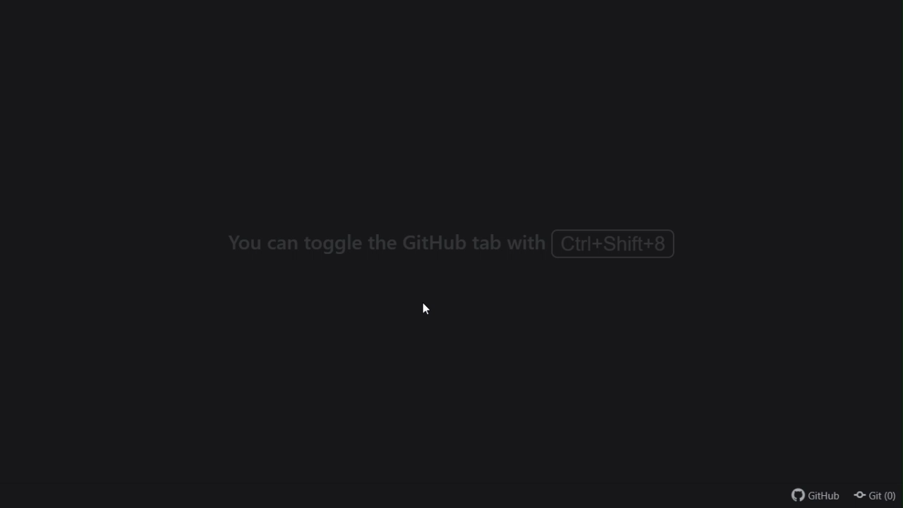 This screenshot has height=508, width=903. I want to click on text, so click(453, 246).